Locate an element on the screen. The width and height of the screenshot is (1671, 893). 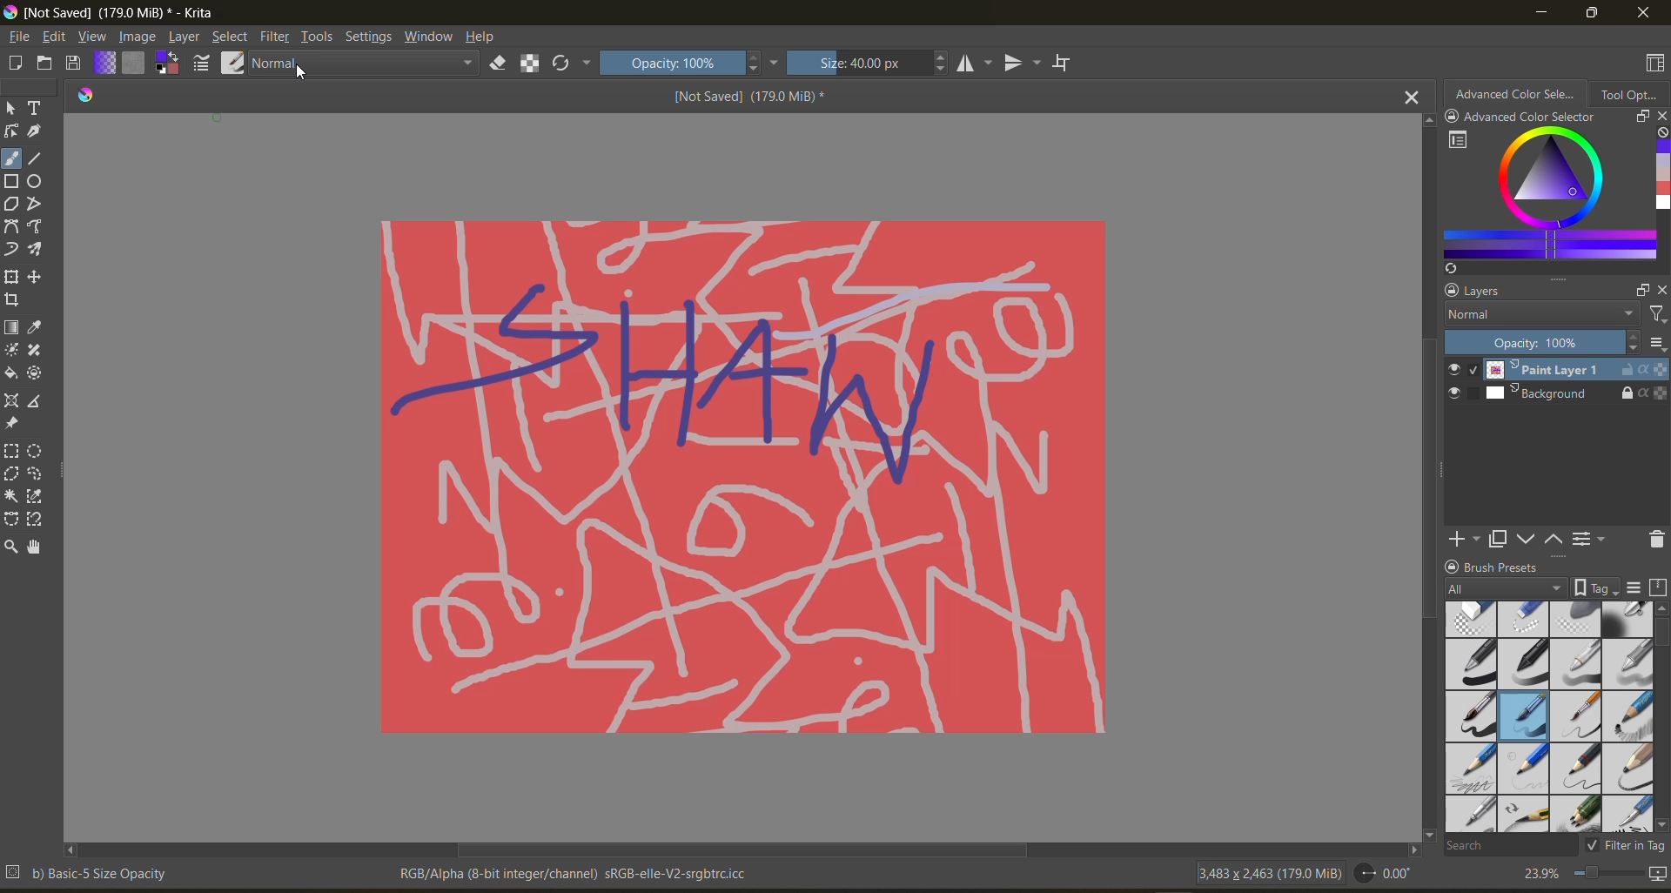
fill pattern is located at coordinates (135, 61).